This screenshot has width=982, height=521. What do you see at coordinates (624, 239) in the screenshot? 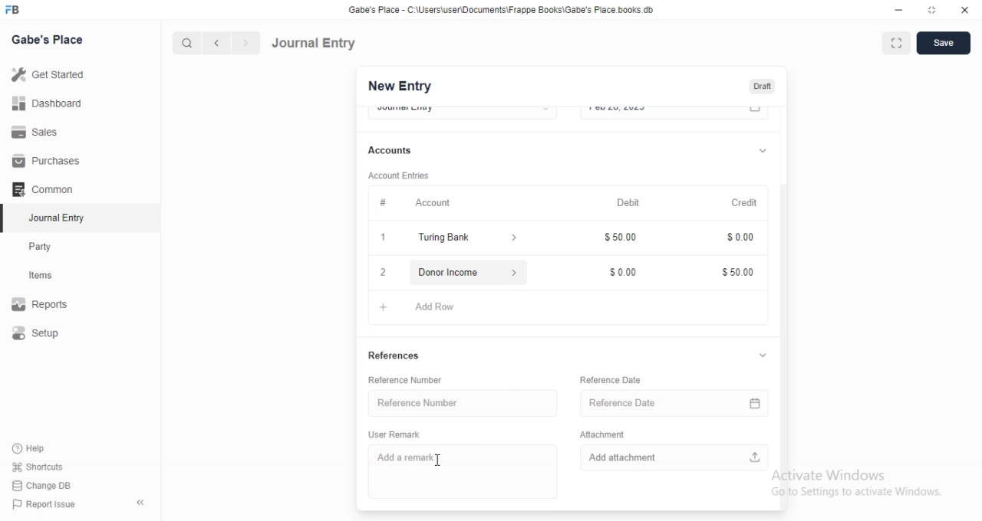
I see `$50.00` at bounding box center [624, 239].